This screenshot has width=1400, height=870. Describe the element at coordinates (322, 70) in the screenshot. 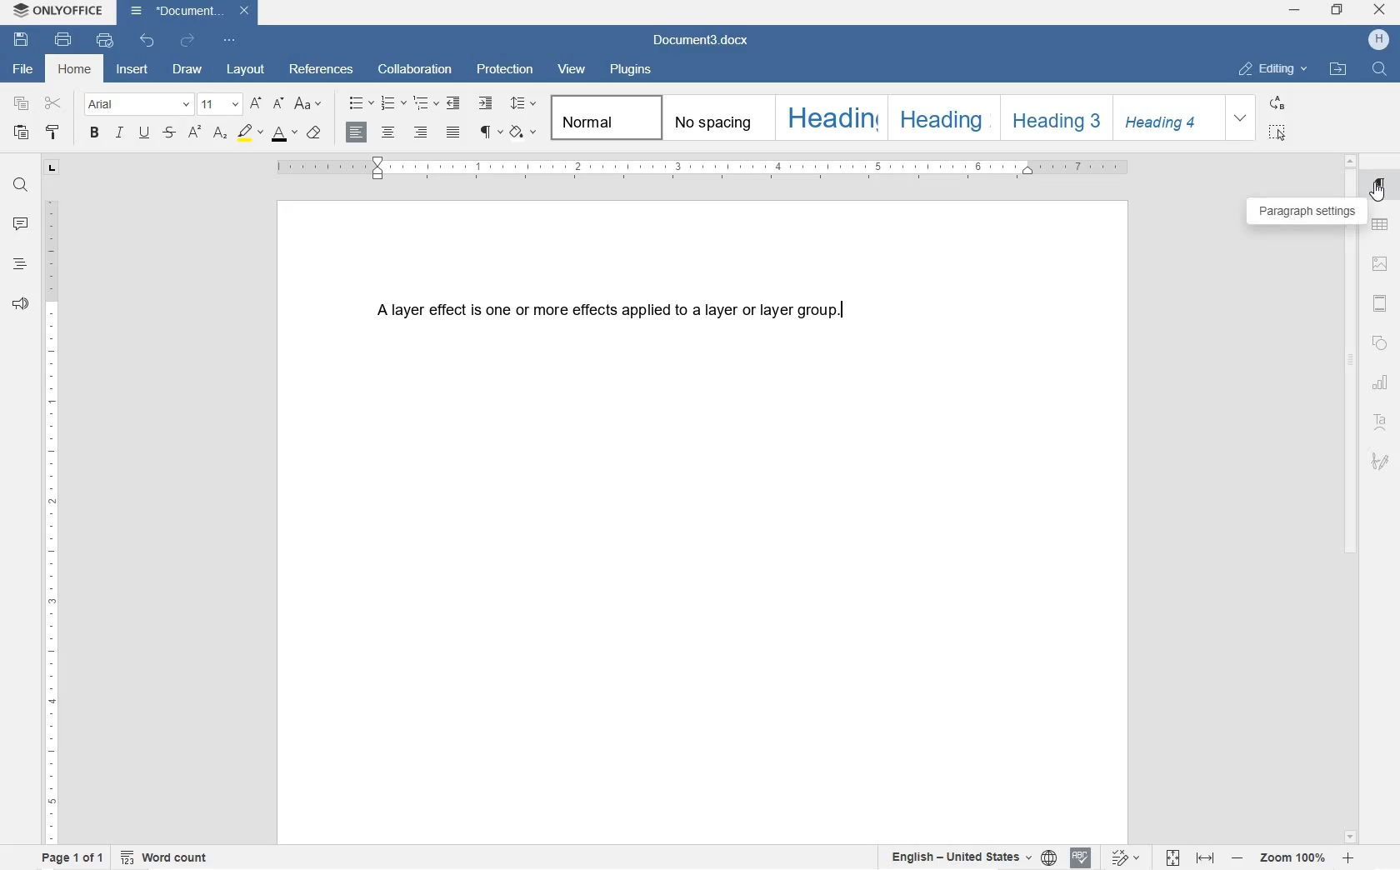

I see `REFERENCES` at that location.